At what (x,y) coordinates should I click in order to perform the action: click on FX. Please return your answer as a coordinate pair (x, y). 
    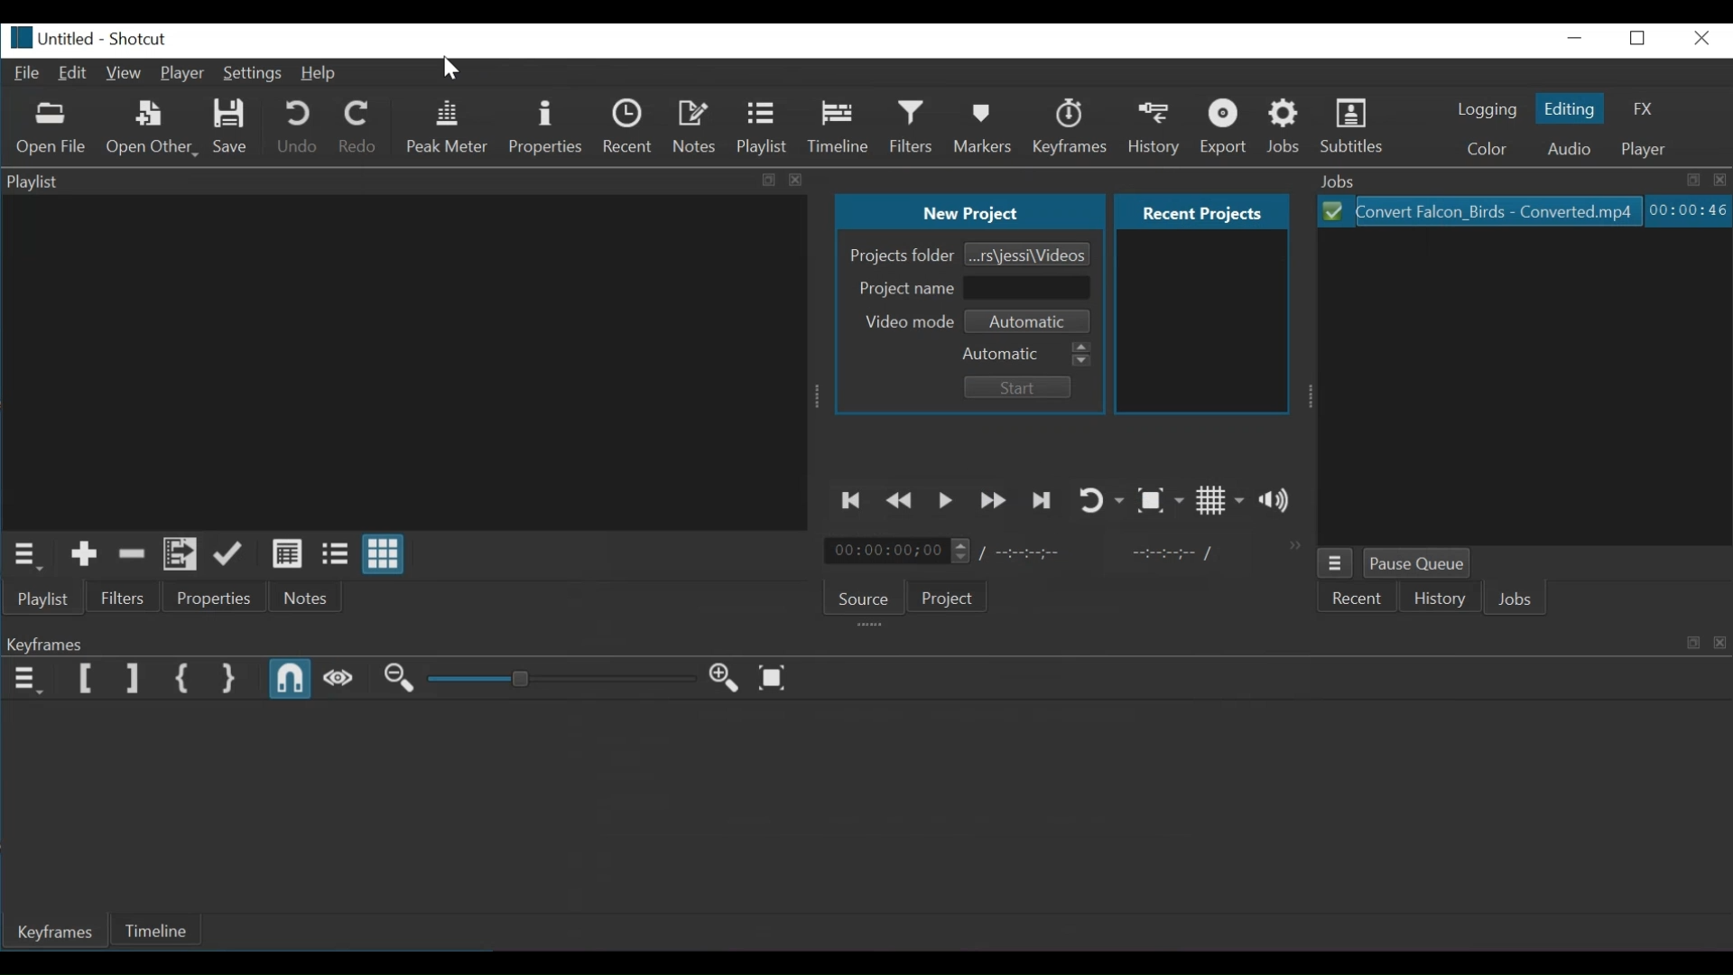
    Looking at the image, I should click on (1640, 108).